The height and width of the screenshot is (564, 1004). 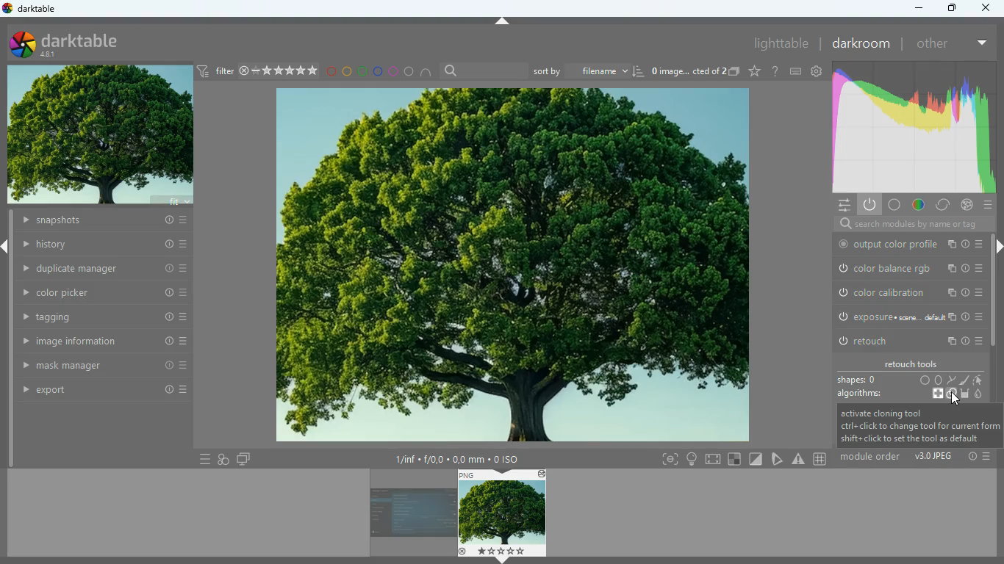 I want to click on fill, so click(x=965, y=393).